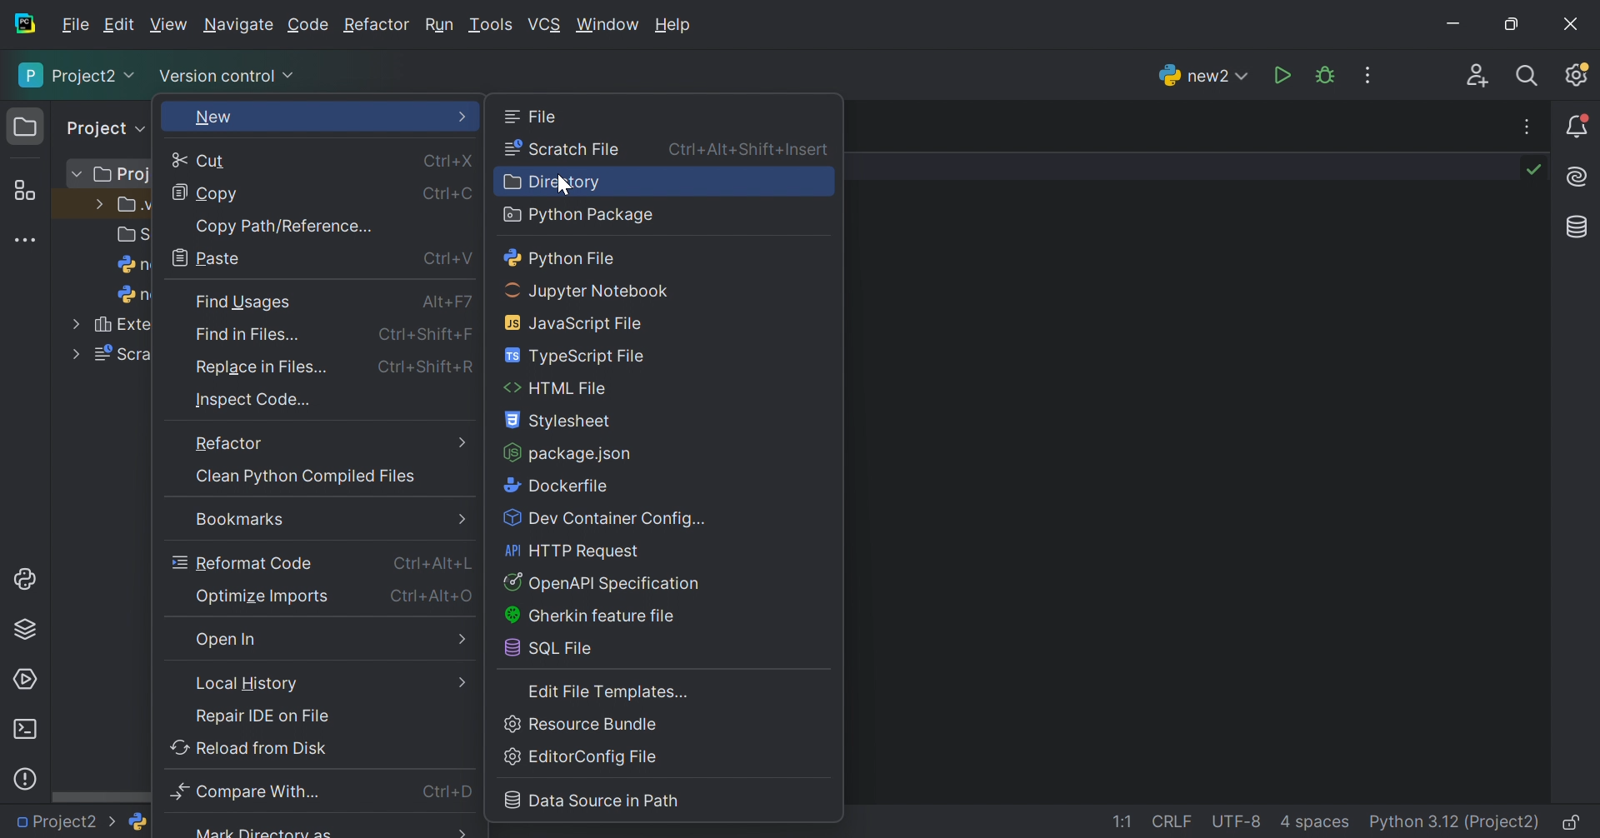  Describe the element at coordinates (424, 336) in the screenshot. I see `Ctrl+Shift+F` at that location.